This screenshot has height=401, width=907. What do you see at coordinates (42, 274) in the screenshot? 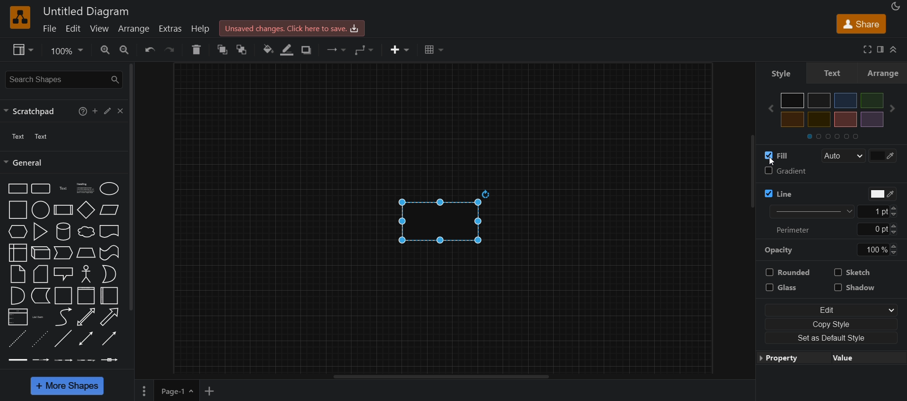
I see `card` at bounding box center [42, 274].